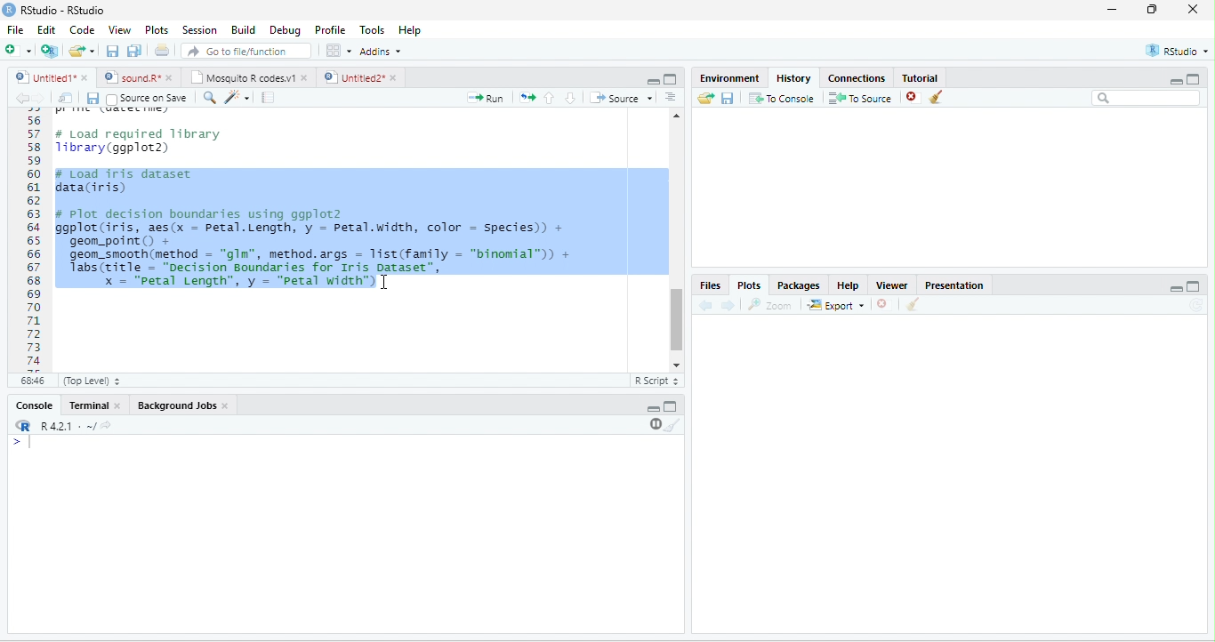  Describe the element at coordinates (1153, 9) in the screenshot. I see `resize` at that location.